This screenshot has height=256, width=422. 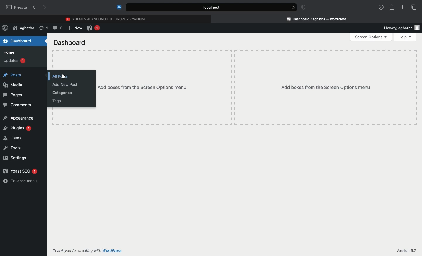 What do you see at coordinates (94, 28) in the screenshot?
I see `Yoast` at bounding box center [94, 28].